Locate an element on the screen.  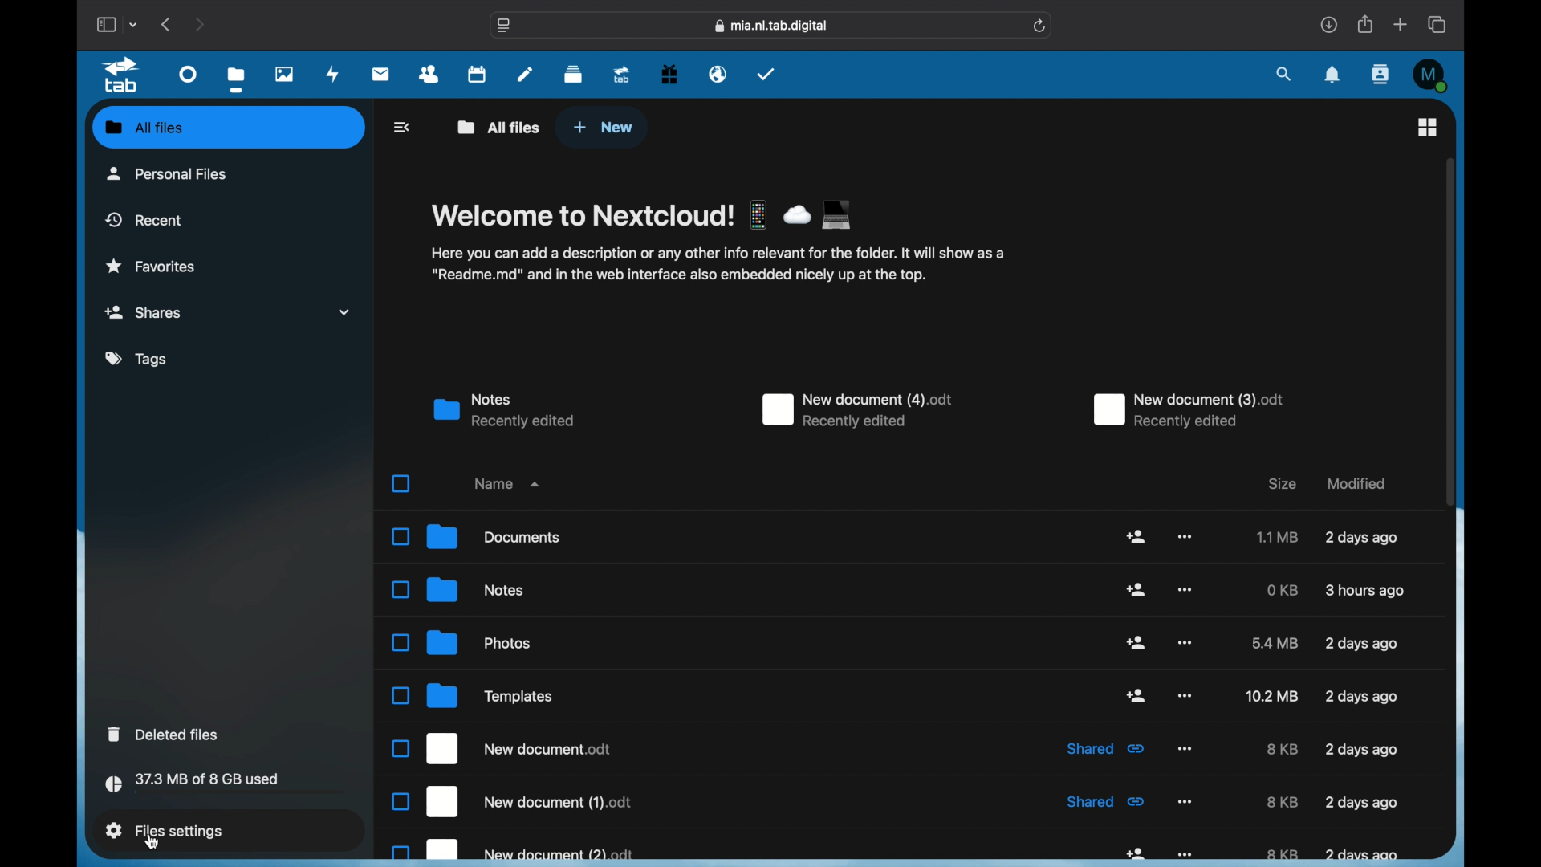
checkbox is located at coordinates (401, 482).